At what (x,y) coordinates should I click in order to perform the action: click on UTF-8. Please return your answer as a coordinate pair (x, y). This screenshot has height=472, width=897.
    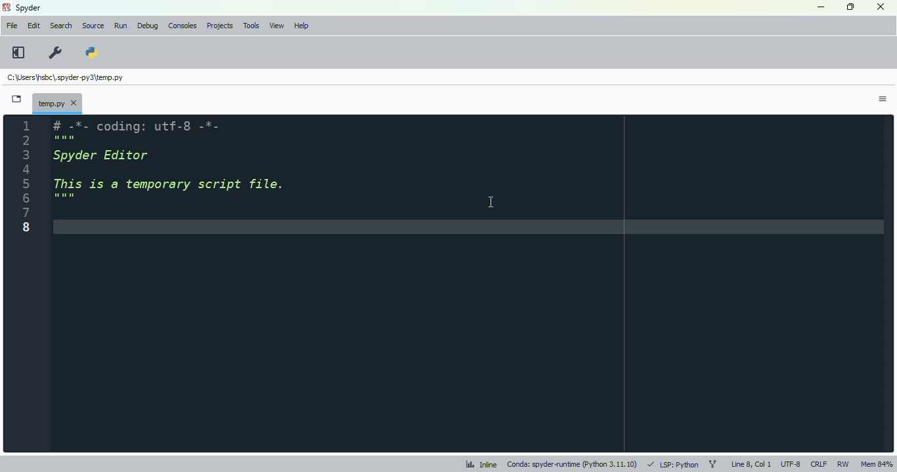
    Looking at the image, I should click on (791, 464).